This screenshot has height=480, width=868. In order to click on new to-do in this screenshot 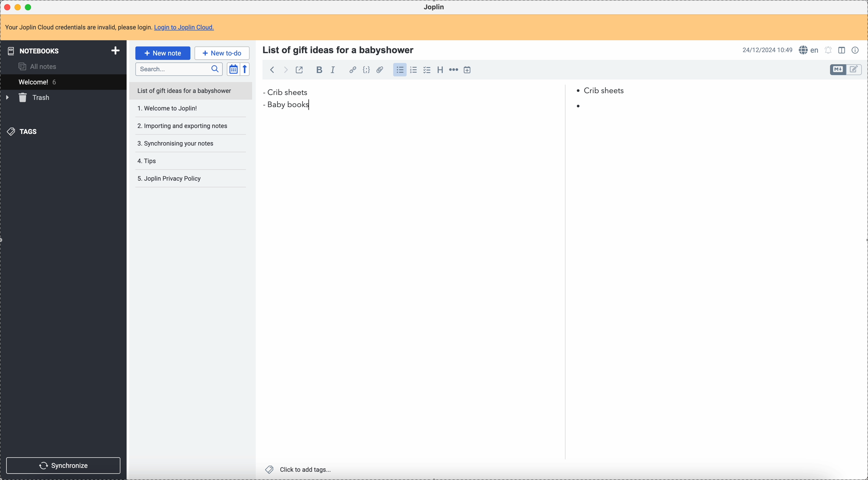, I will do `click(222, 53)`.